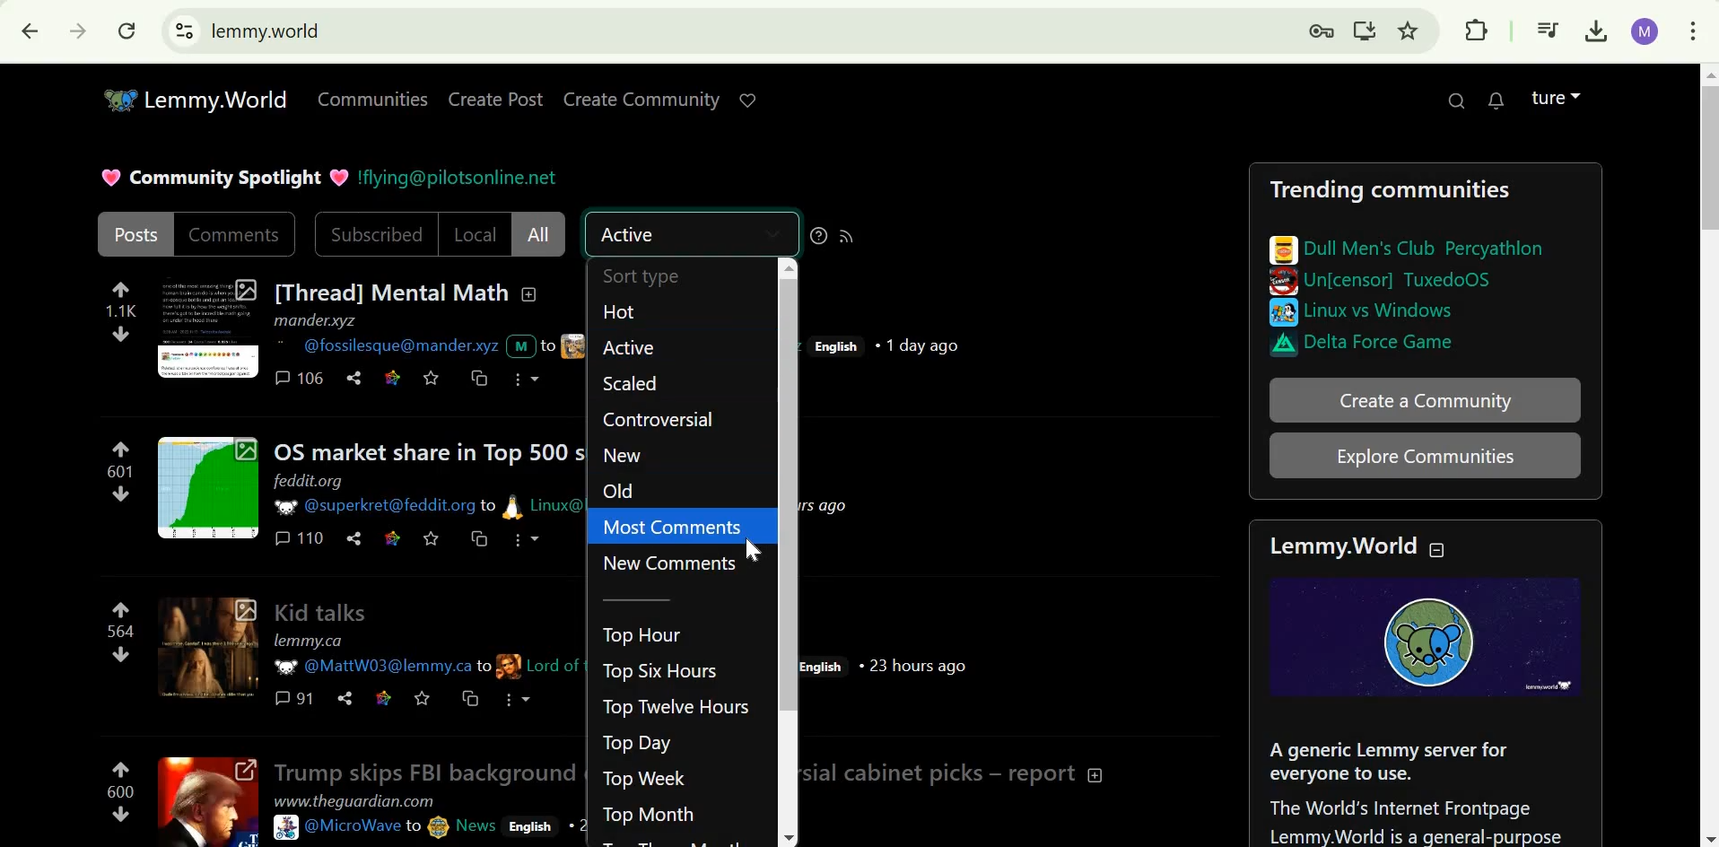  I want to click on upvote, so click(118, 289).